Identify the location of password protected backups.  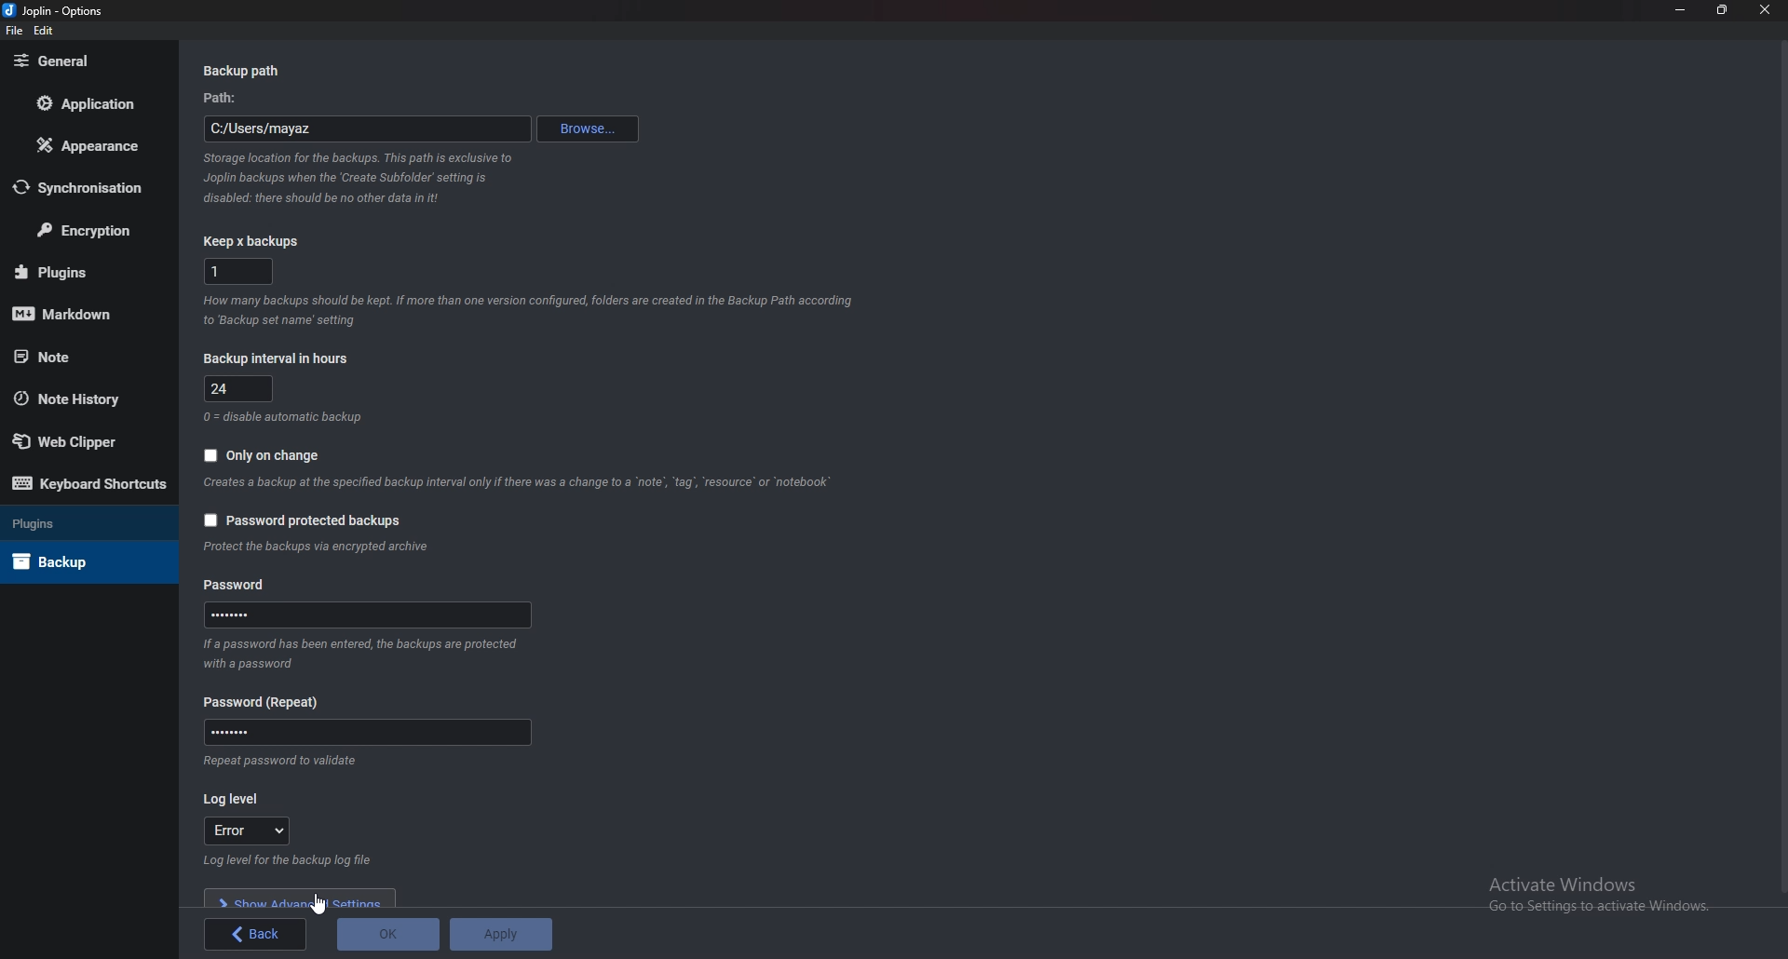
(304, 520).